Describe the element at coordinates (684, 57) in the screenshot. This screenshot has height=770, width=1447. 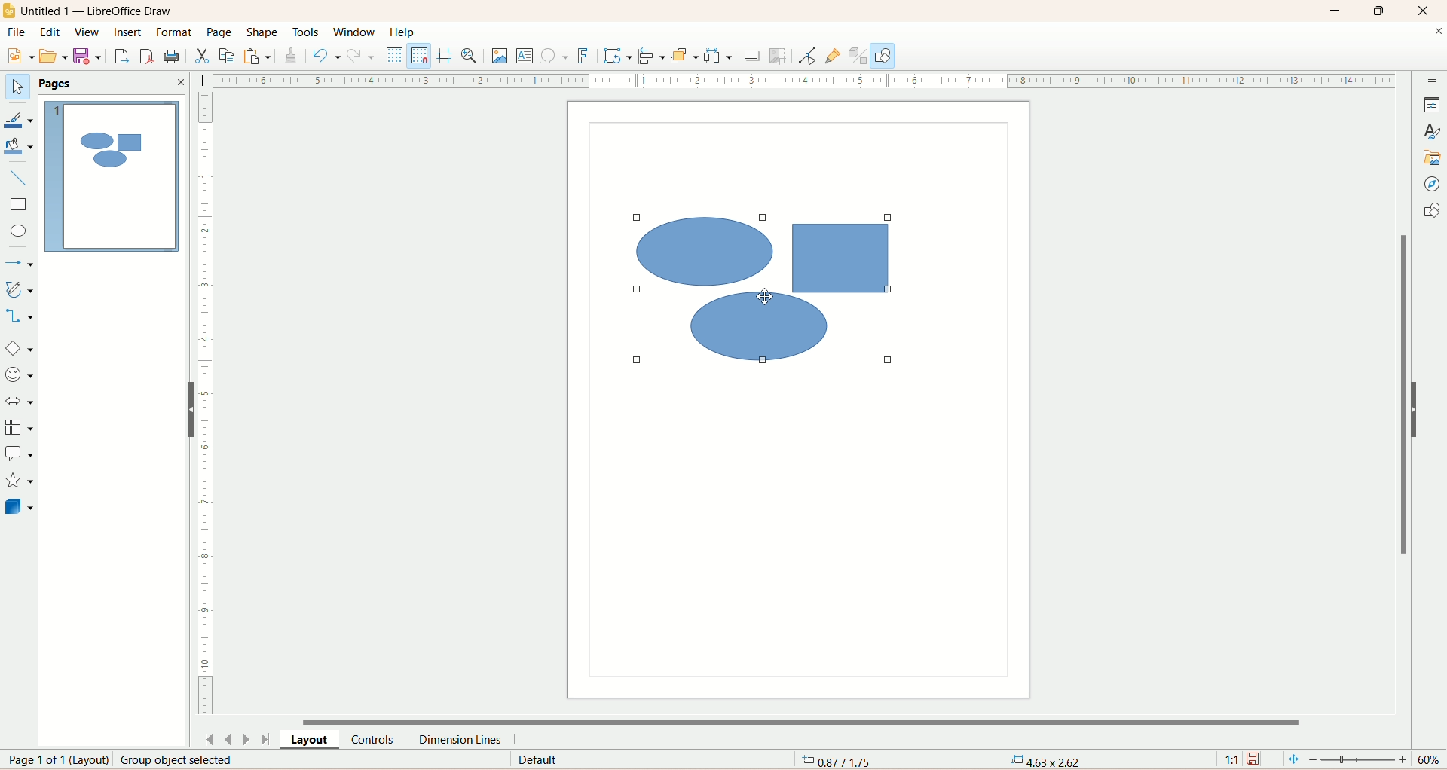
I see `arrange` at that location.